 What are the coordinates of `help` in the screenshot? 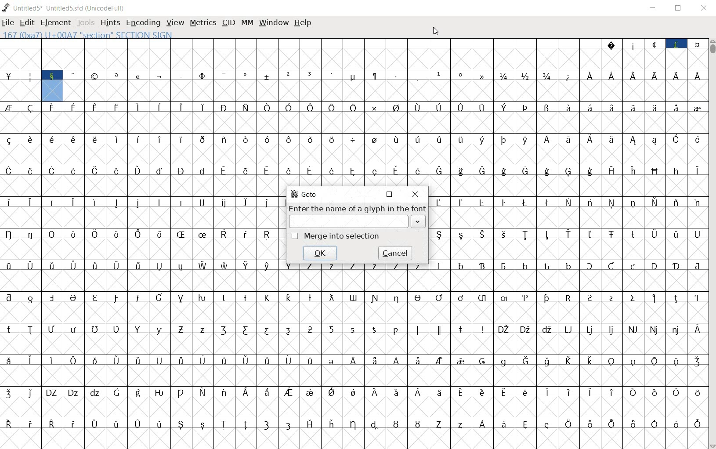 It's located at (303, 23).